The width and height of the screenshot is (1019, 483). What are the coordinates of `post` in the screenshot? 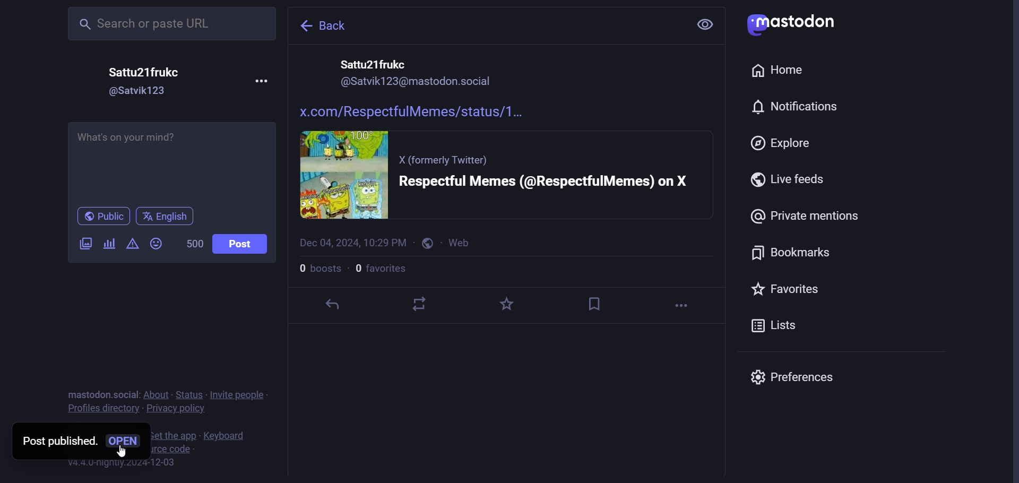 It's located at (239, 245).